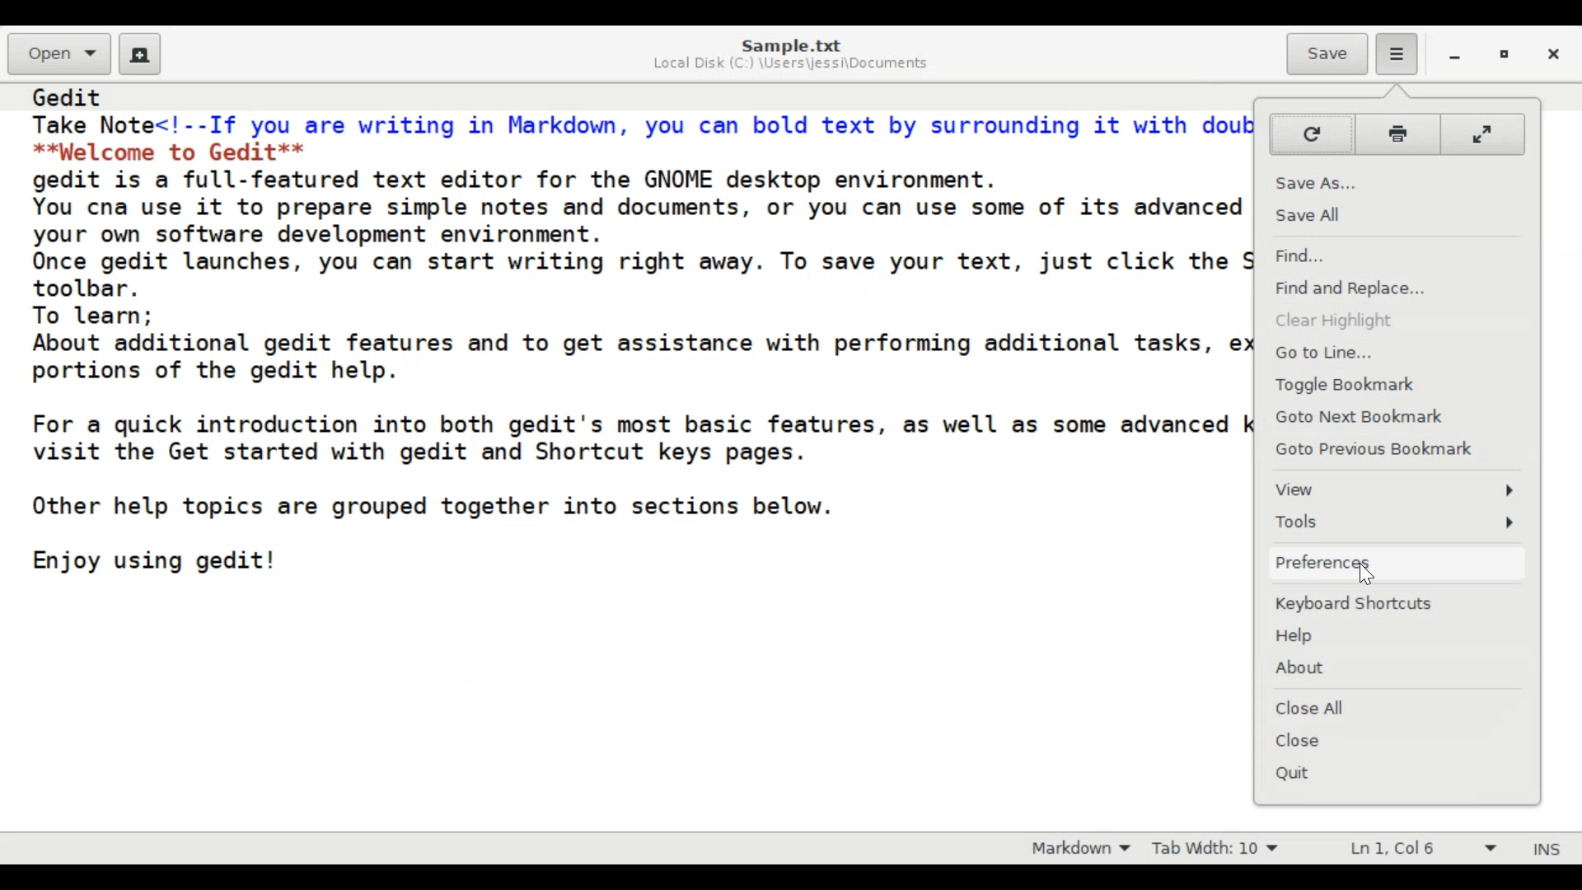  I want to click on Fullscreen, so click(1481, 133).